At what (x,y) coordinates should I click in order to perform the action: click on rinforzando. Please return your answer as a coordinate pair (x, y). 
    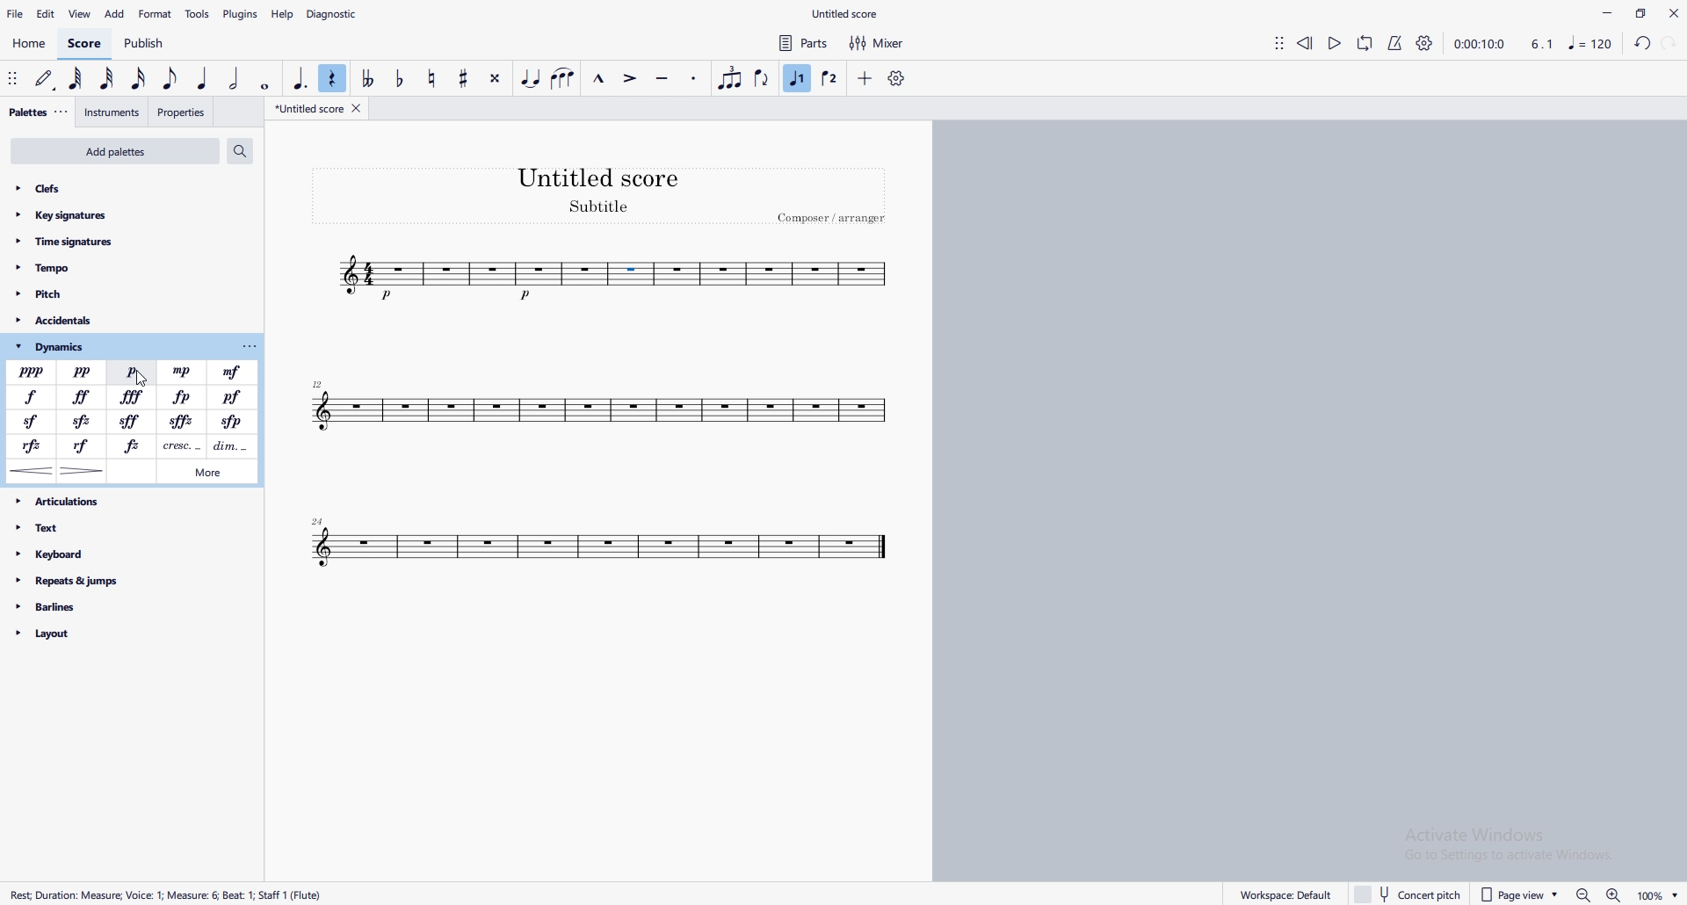
    Looking at the image, I should click on (31, 446).